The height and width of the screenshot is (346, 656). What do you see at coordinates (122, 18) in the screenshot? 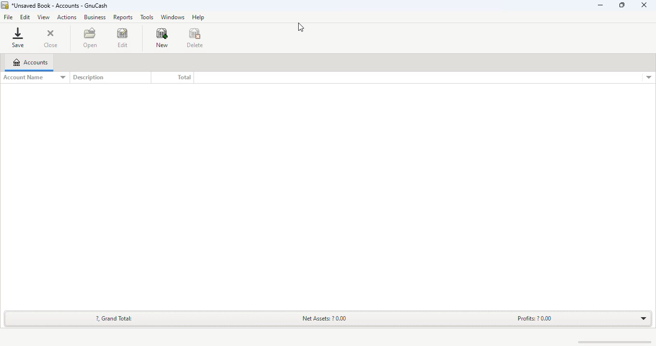
I see `reports` at bounding box center [122, 18].